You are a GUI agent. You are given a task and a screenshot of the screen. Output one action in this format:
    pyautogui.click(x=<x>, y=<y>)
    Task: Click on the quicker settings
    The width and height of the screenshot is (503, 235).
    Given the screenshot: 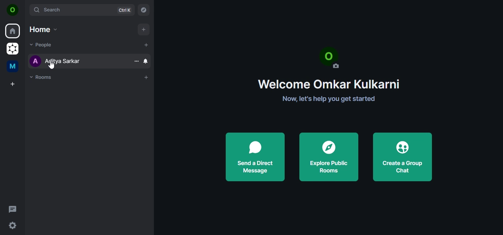 What is the action you would take?
    pyautogui.click(x=14, y=226)
    